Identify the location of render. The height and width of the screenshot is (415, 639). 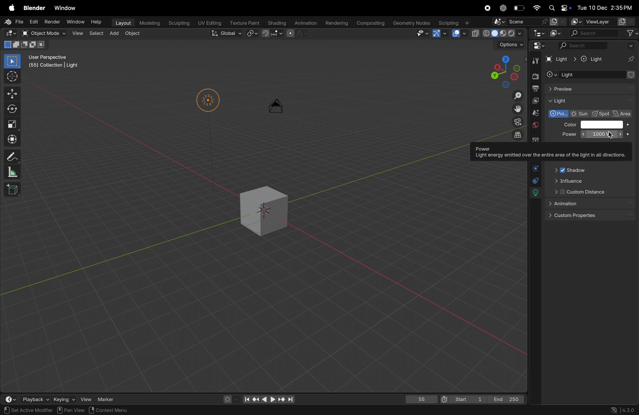
(535, 75).